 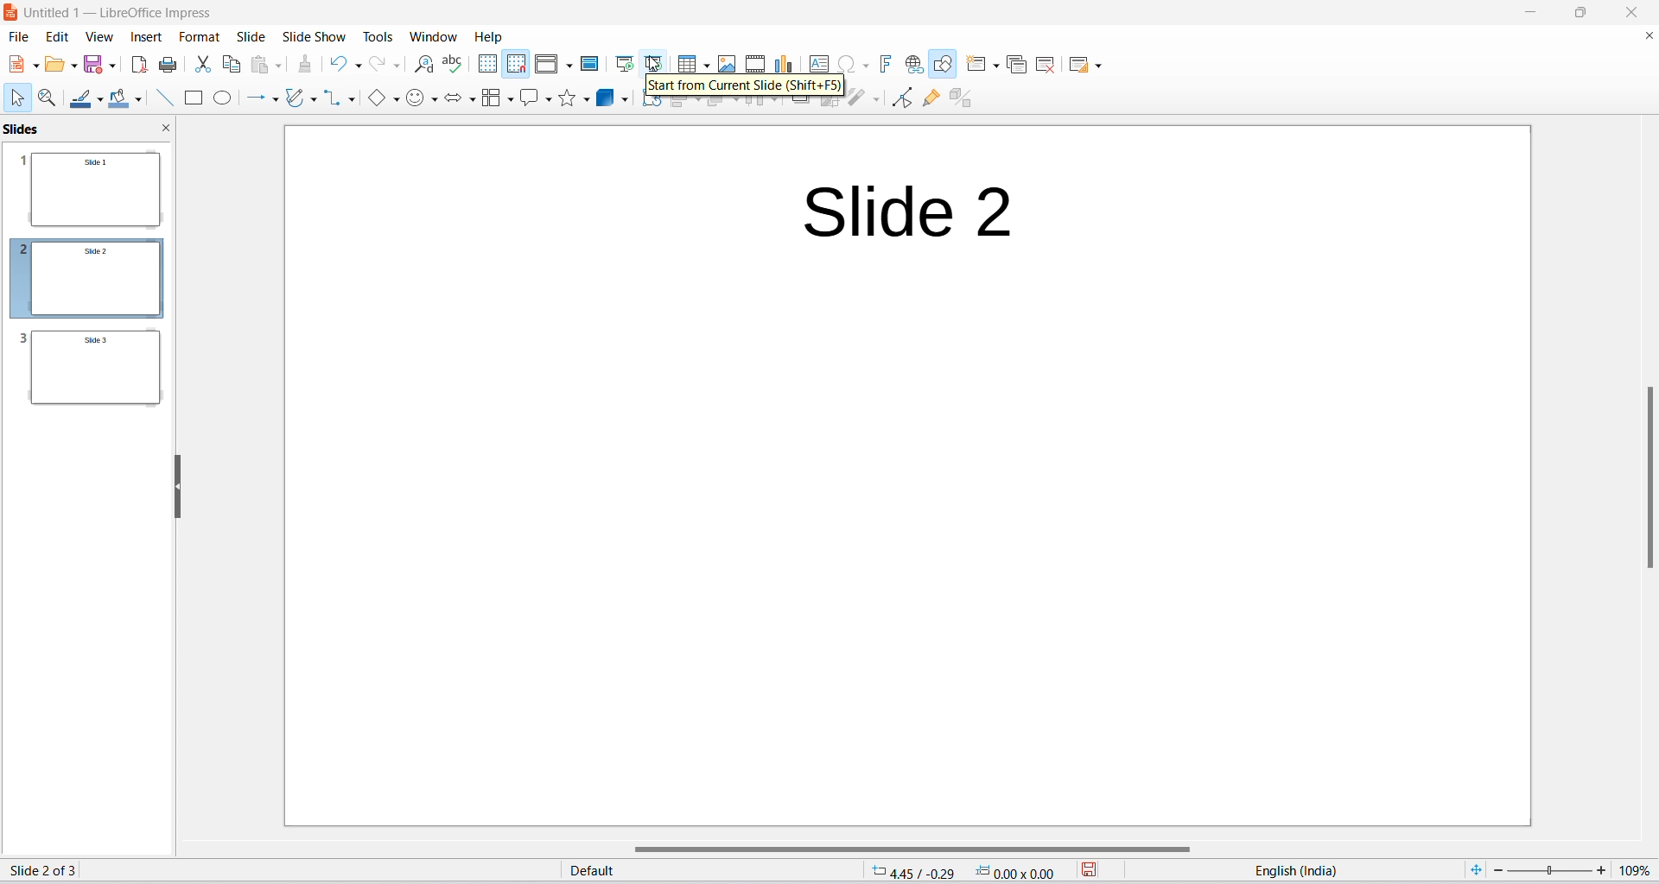 What do you see at coordinates (782, 60) in the screenshot?
I see `insert chart` at bounding box center [782, 60].